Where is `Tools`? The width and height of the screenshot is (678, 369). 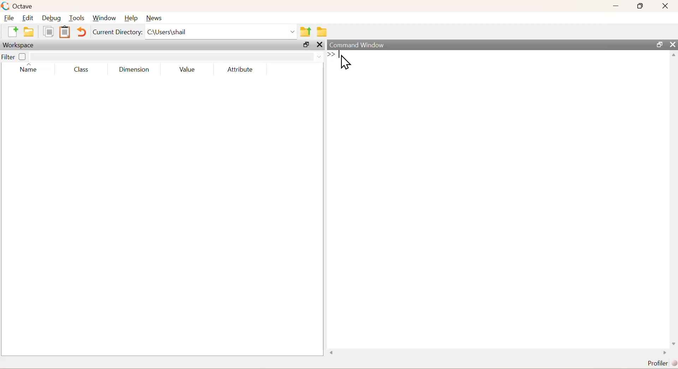
Tools is located at coordinates (78, 18).